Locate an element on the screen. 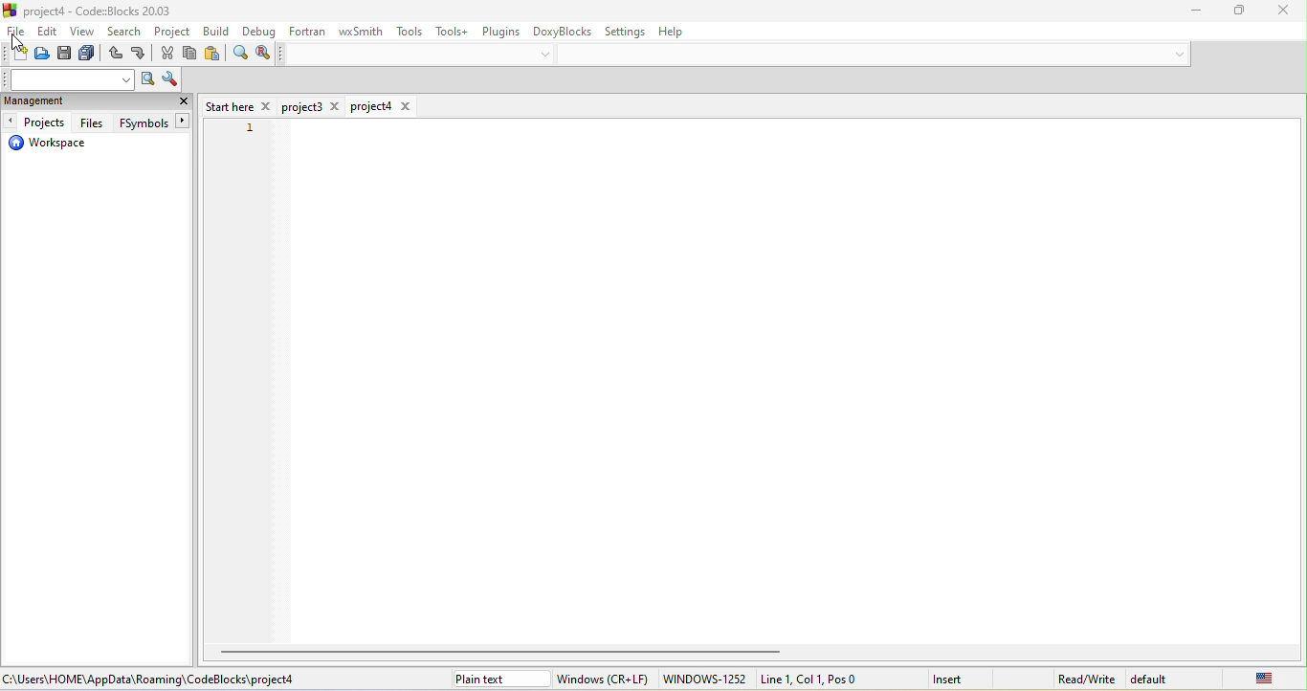 This screenshot has width=1307, height=691. project4 is located at coordinates (382, 106).